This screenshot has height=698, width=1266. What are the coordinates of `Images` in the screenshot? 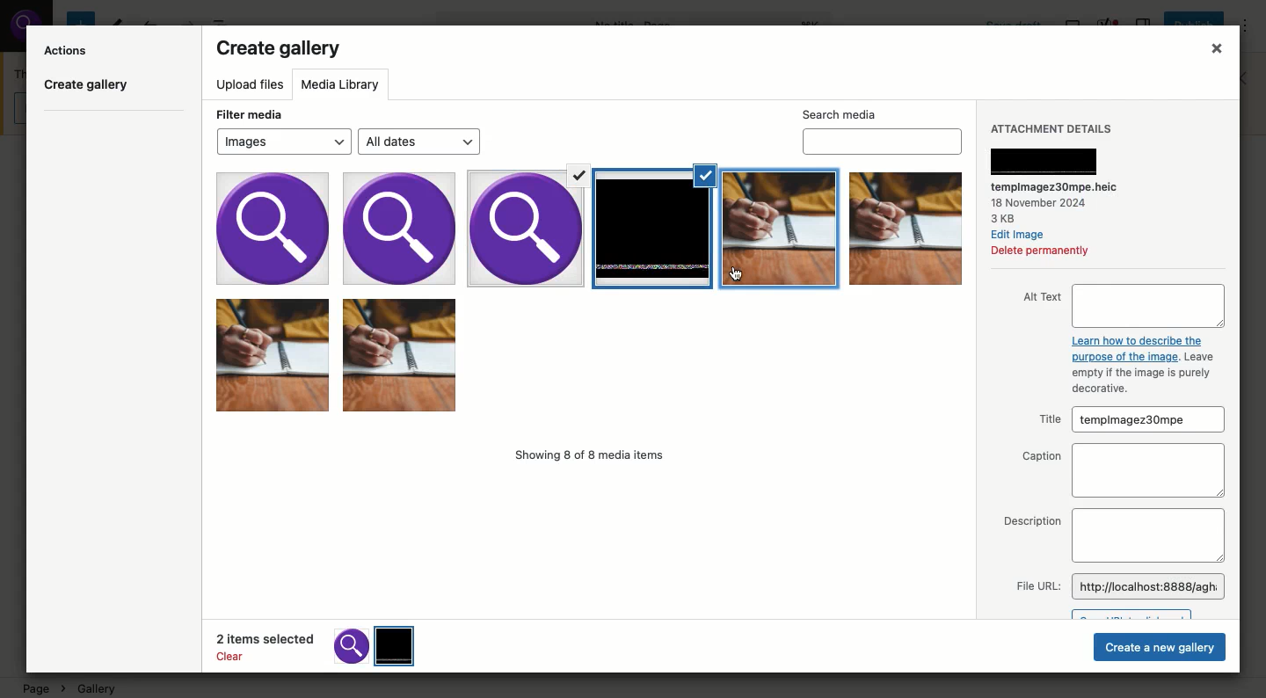 It's located at (283, 141).